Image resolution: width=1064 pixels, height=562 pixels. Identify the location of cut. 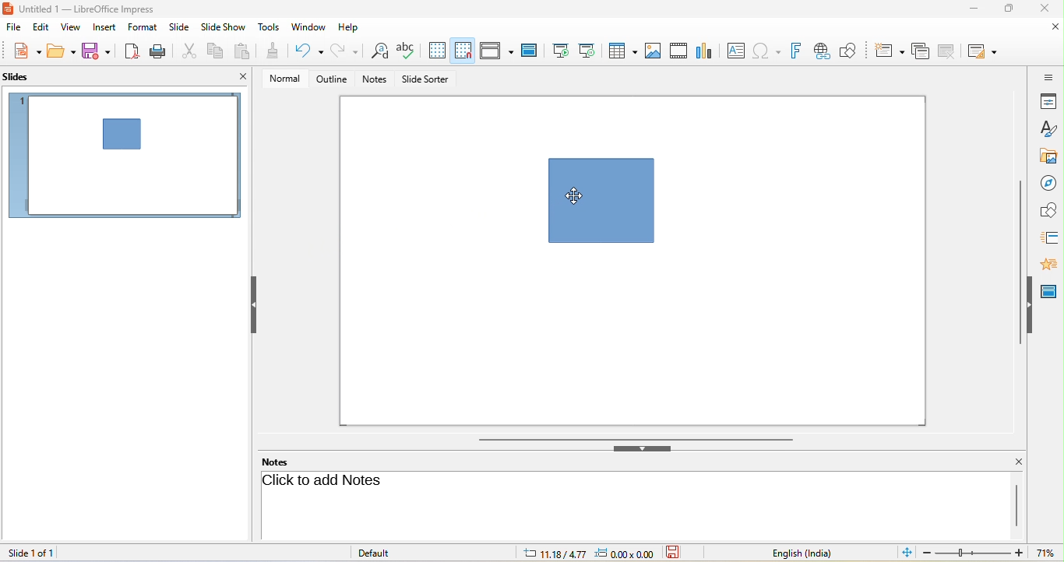
(187, 51).